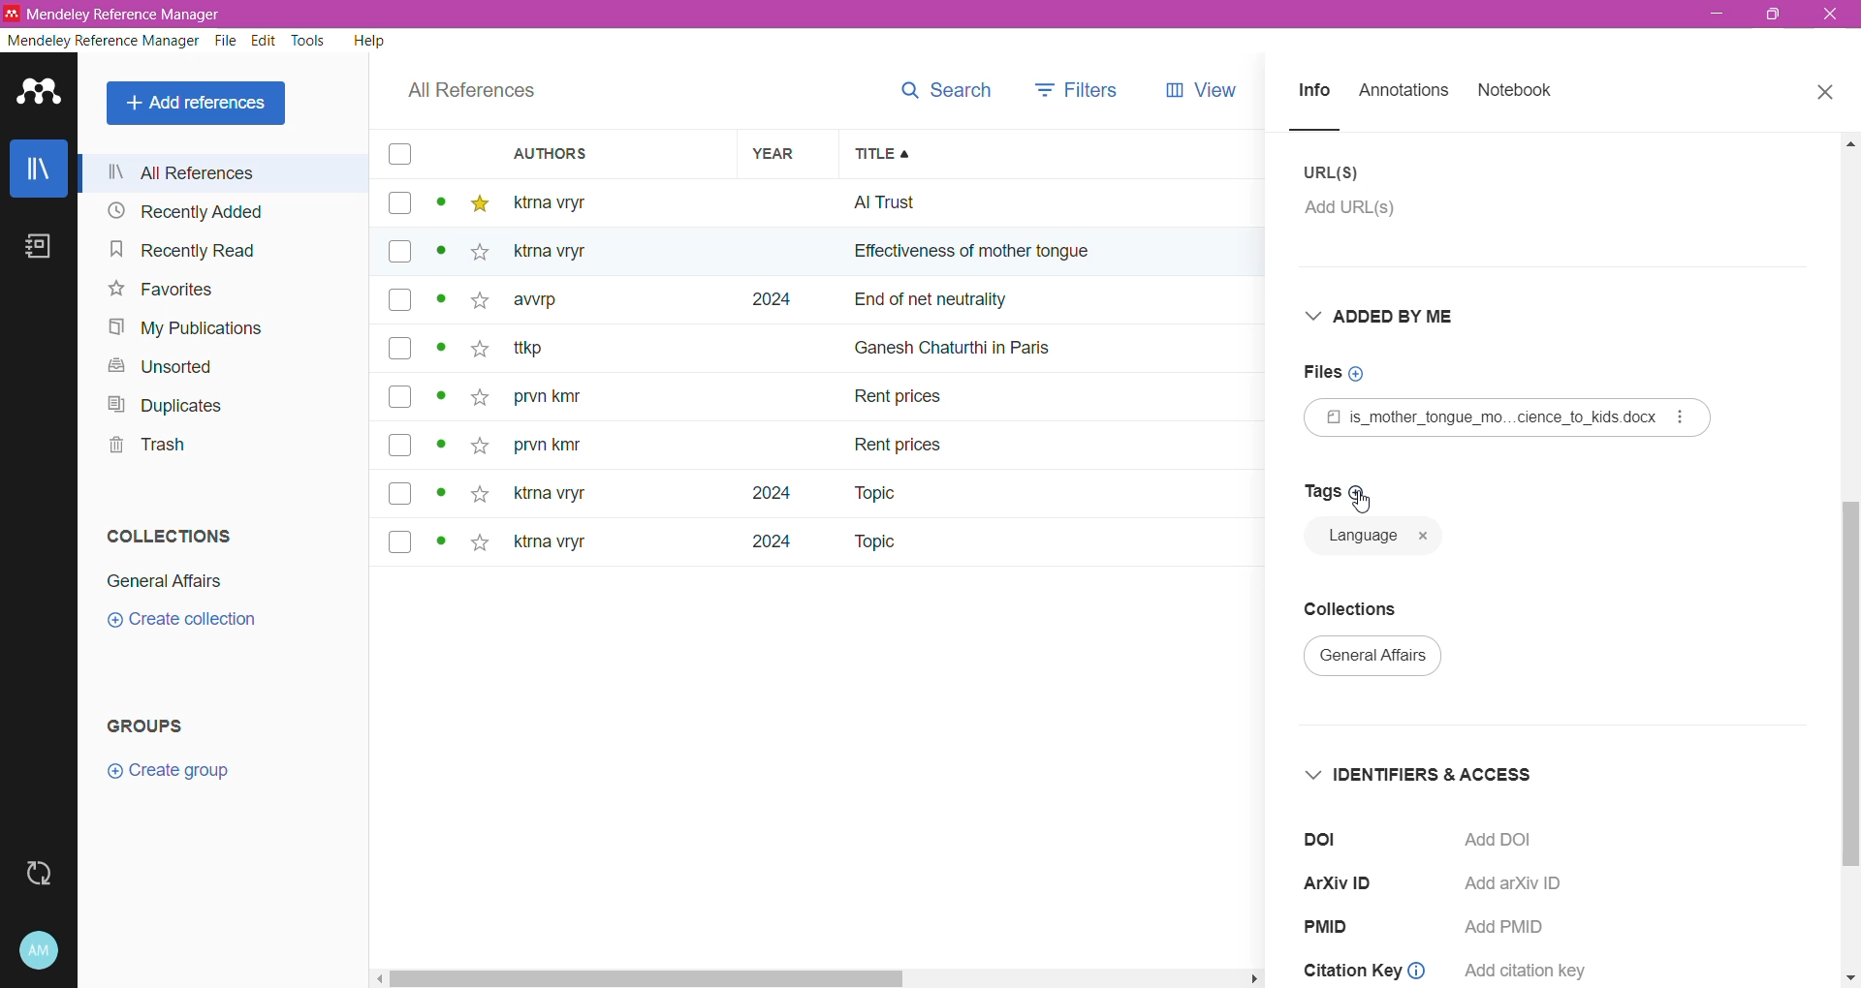 This screenshot has height=988, width=1861. Describe the element at coordinates (548, 448) in the screenshot. I see `prvn kity` at that location.